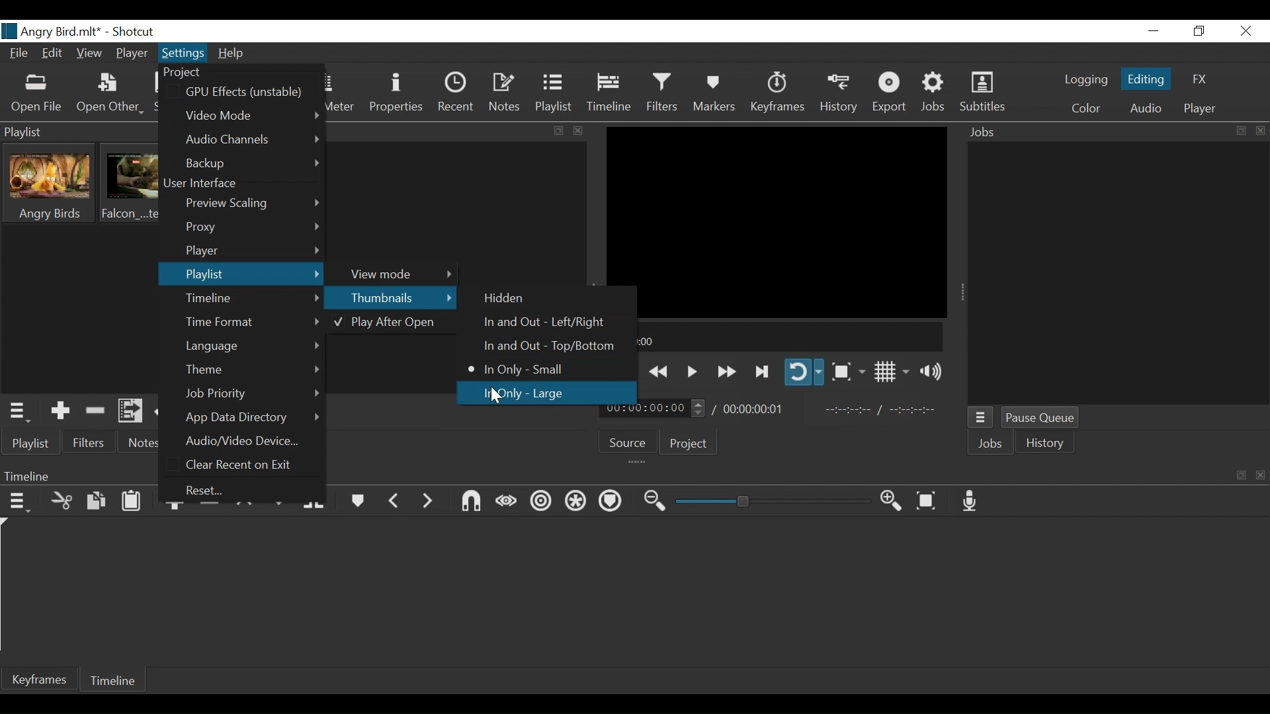 The width and height of the screenshot is (1270, 714). I want to click on History, so click(1046, 442).